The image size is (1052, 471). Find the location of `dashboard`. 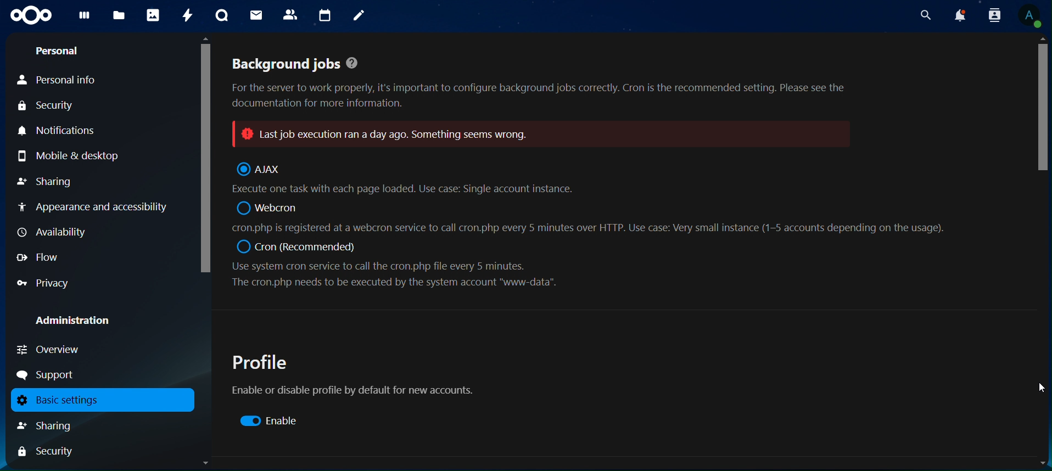

dashboard is located at coordinates (85, 18).